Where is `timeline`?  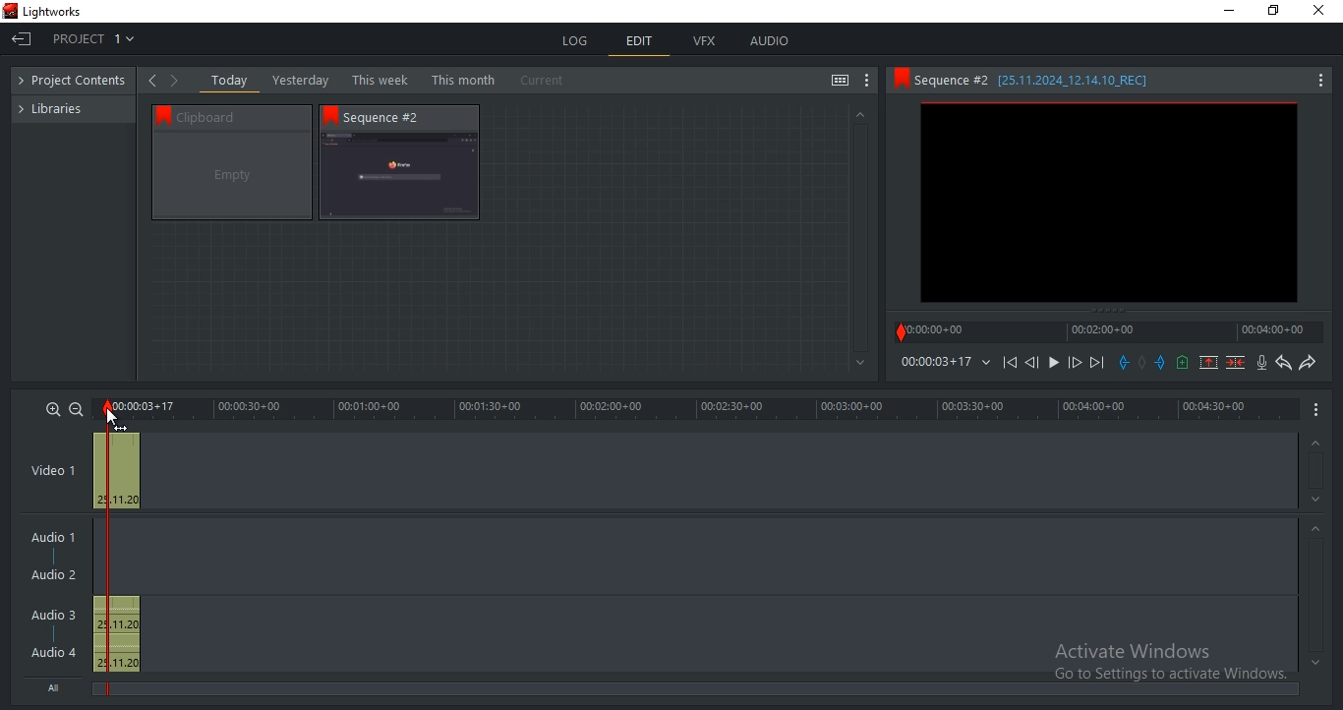
timeline is located at coordinates (698, 409).